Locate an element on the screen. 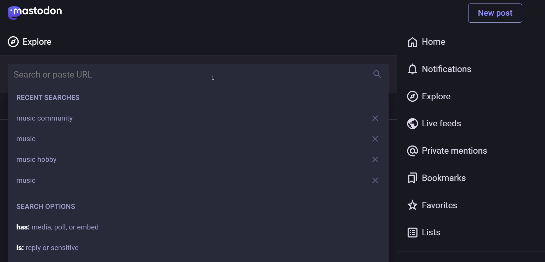 The height and width of the screenshot is (262, 545). live feed is located at coordinates (435, 123).